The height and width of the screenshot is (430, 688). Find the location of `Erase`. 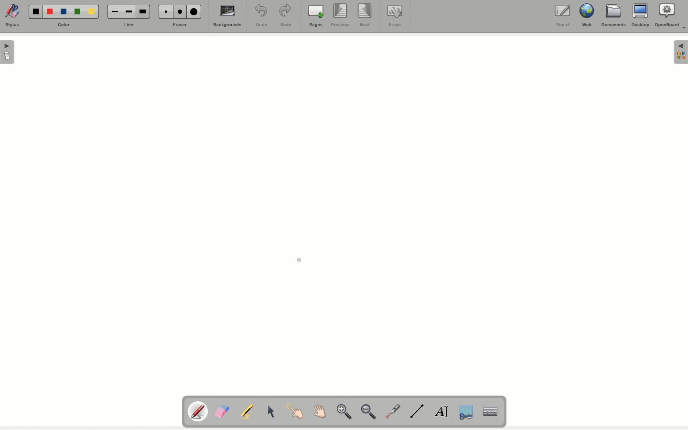

Erase is located at coordinates (395, 17).